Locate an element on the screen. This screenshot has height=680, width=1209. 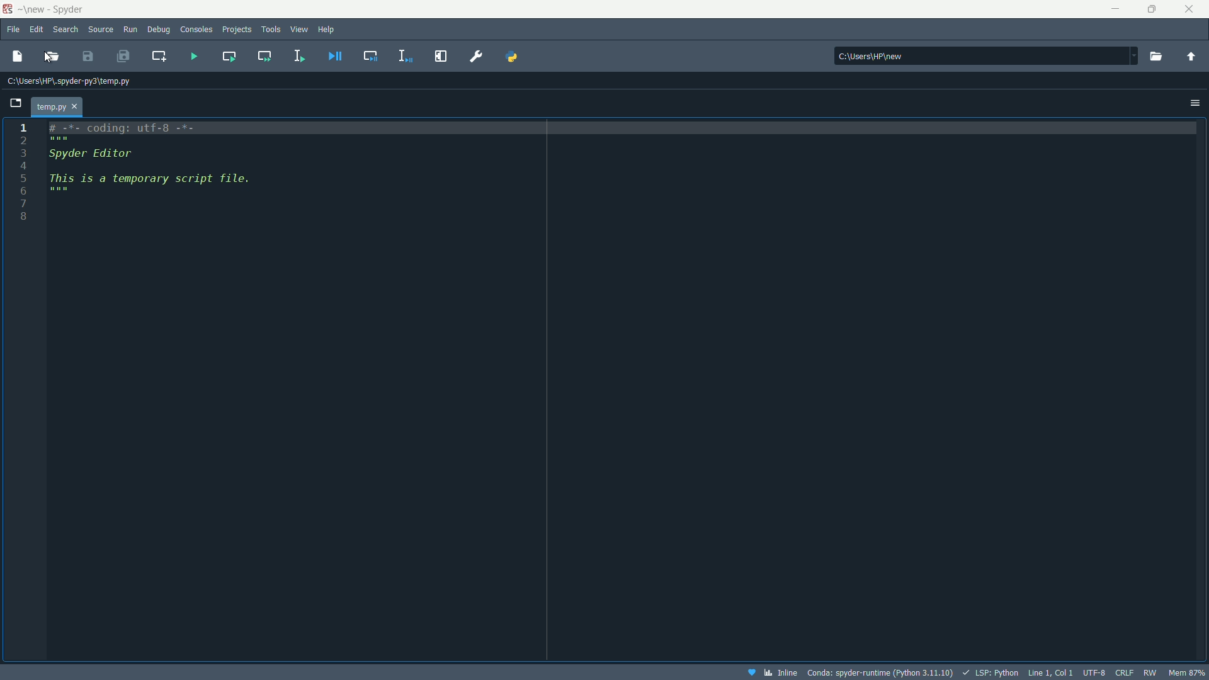
App icon is located at coordinates (9, 10).